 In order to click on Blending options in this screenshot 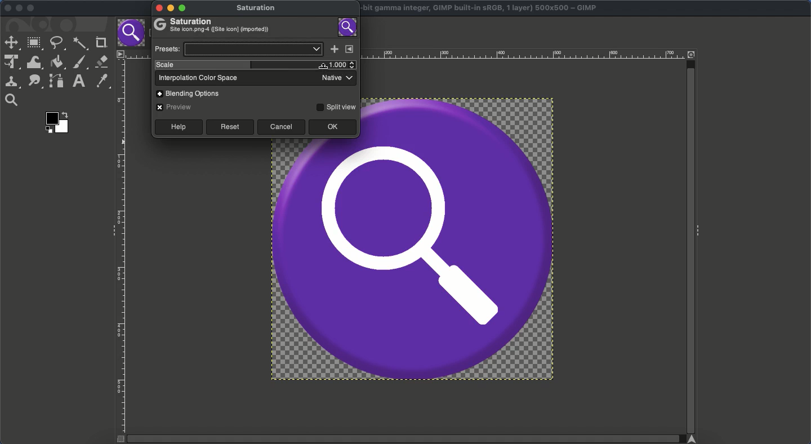, I will do `click(192, 93)`.